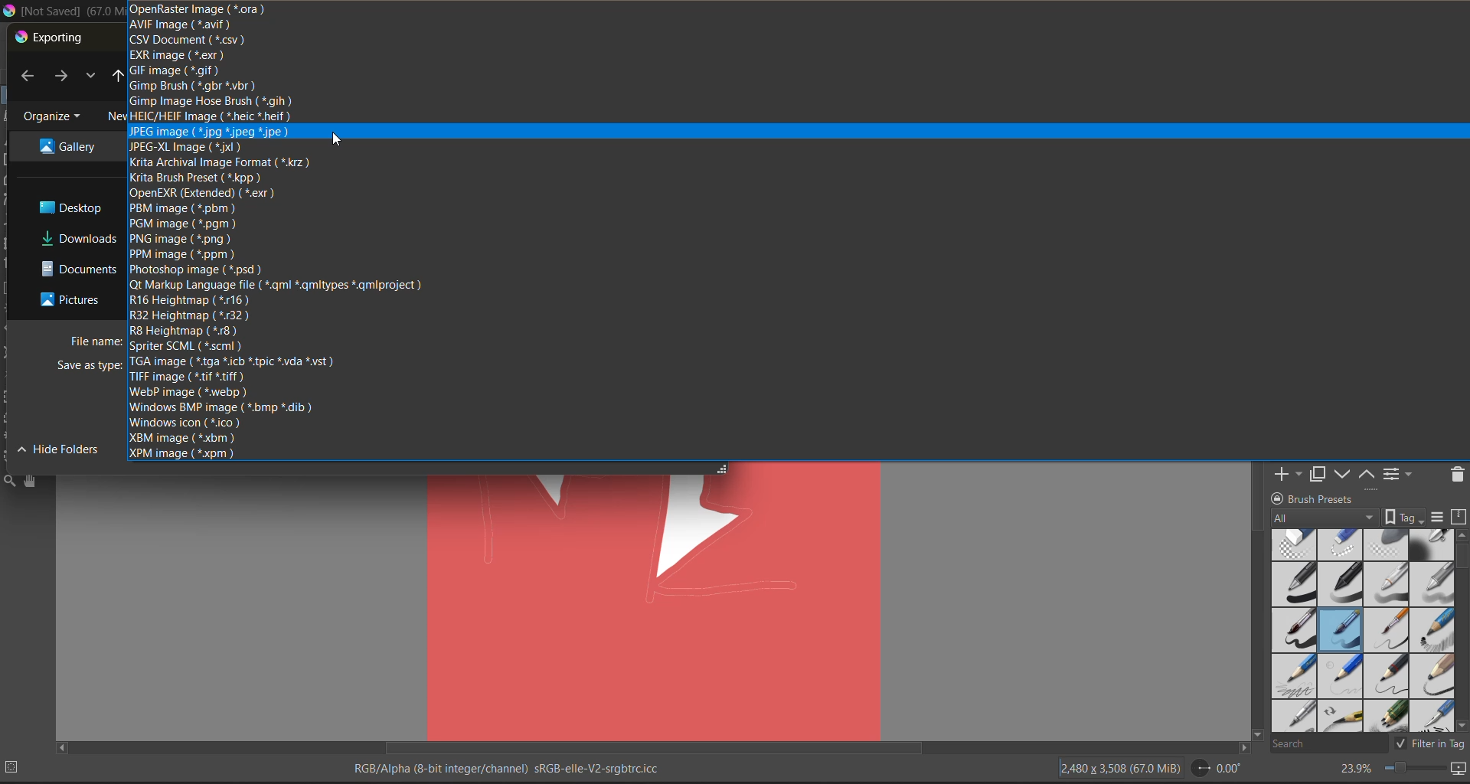 This screenshot has height=784, width=1470. What do you see at coordinates (199, 255) in the screenshot?
I see `ppm image` at bounding box center [199, 255].